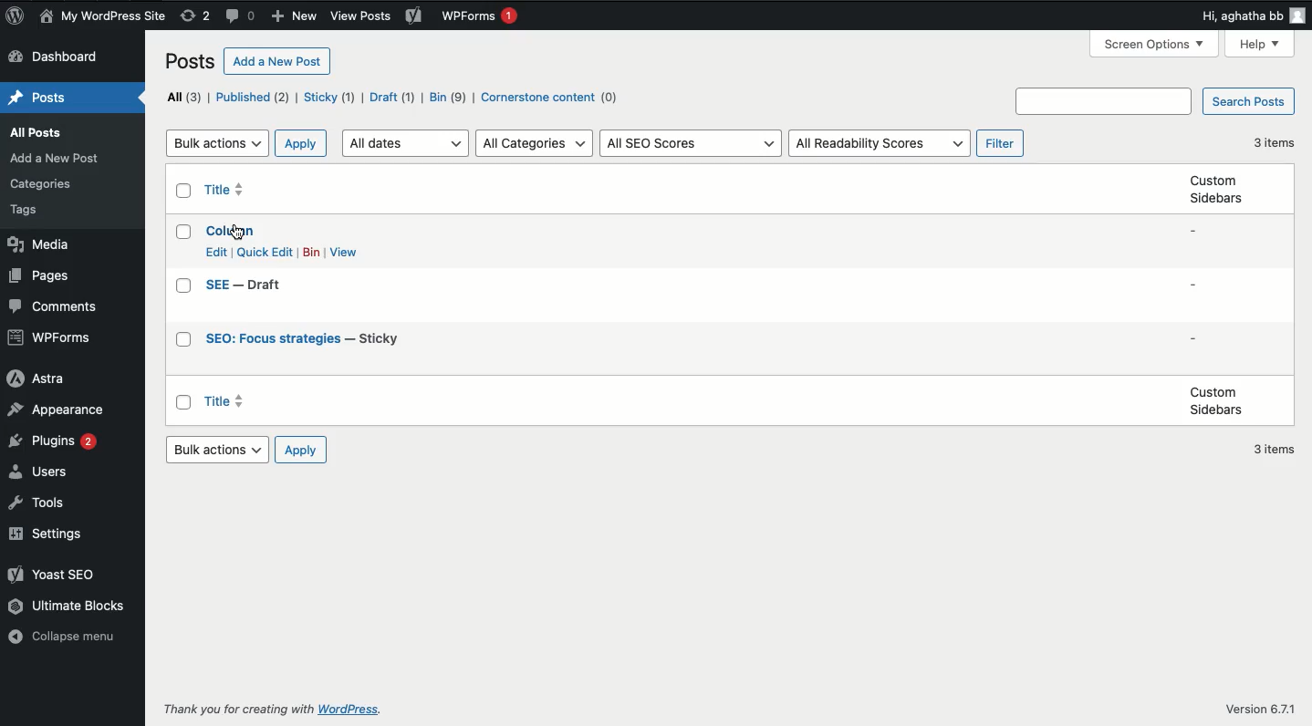  I want to click on Bulk actions, so click(218, 449).